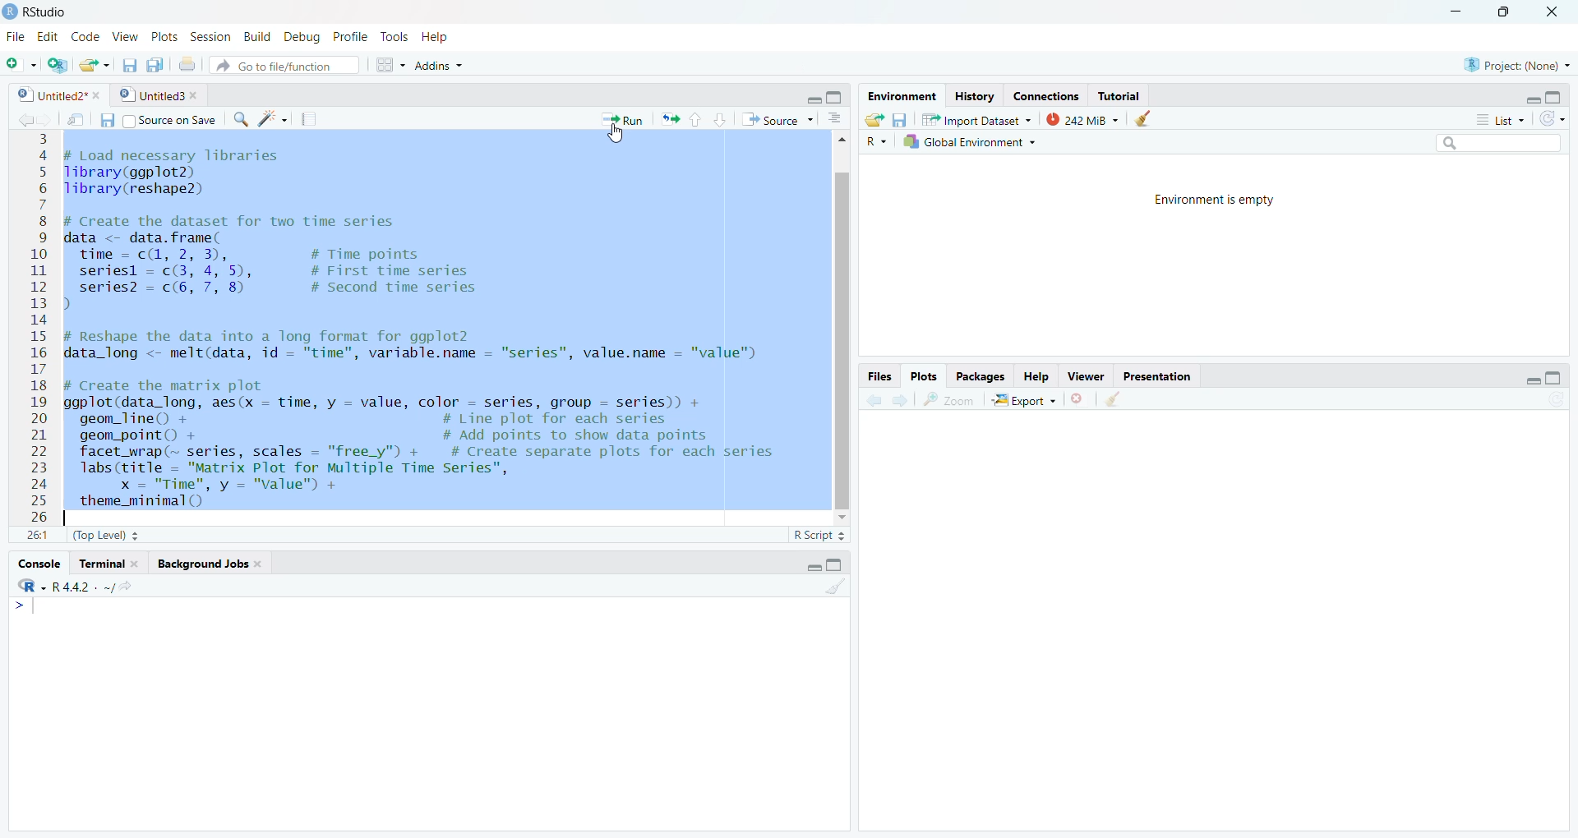  What do you see at coordinates (1044, 96) in the screenshot?
I see `Connections` at bounding box center [1044, 96].